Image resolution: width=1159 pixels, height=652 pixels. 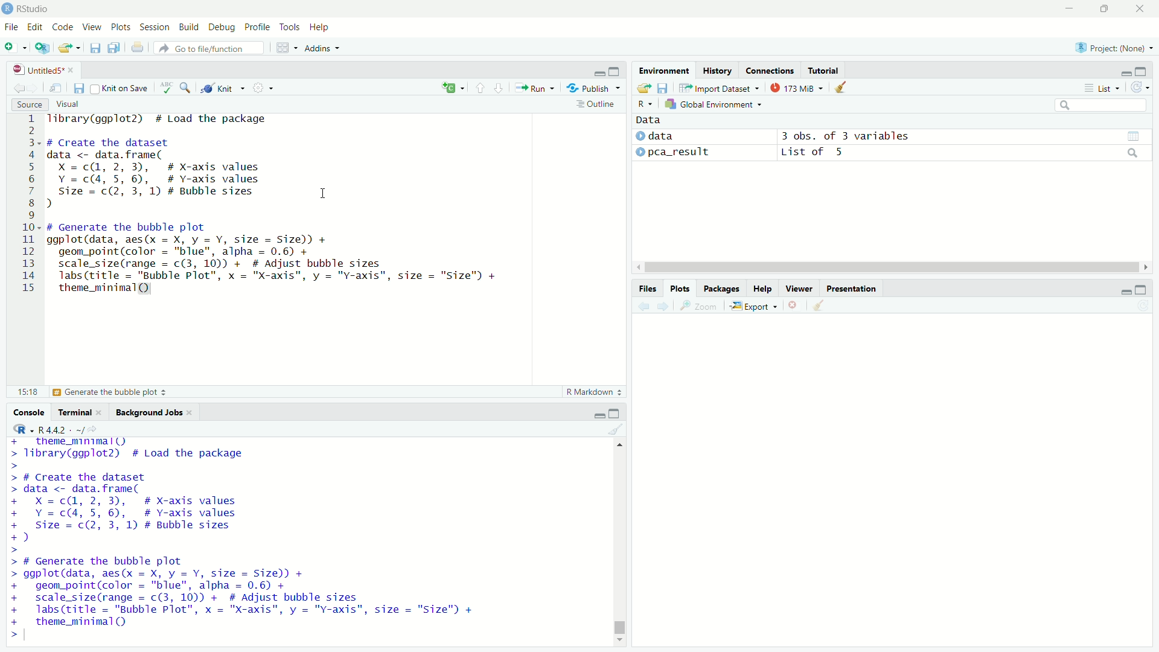 I want to click on new file, so click(x=16, y=47).